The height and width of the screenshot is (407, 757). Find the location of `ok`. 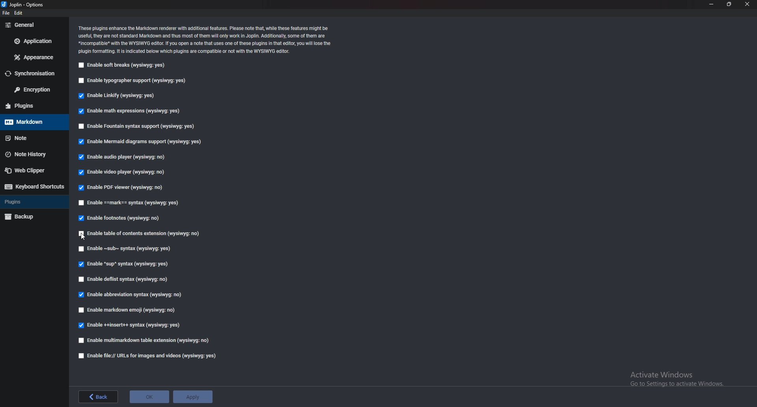

ok is located at coordinates (149, 396).